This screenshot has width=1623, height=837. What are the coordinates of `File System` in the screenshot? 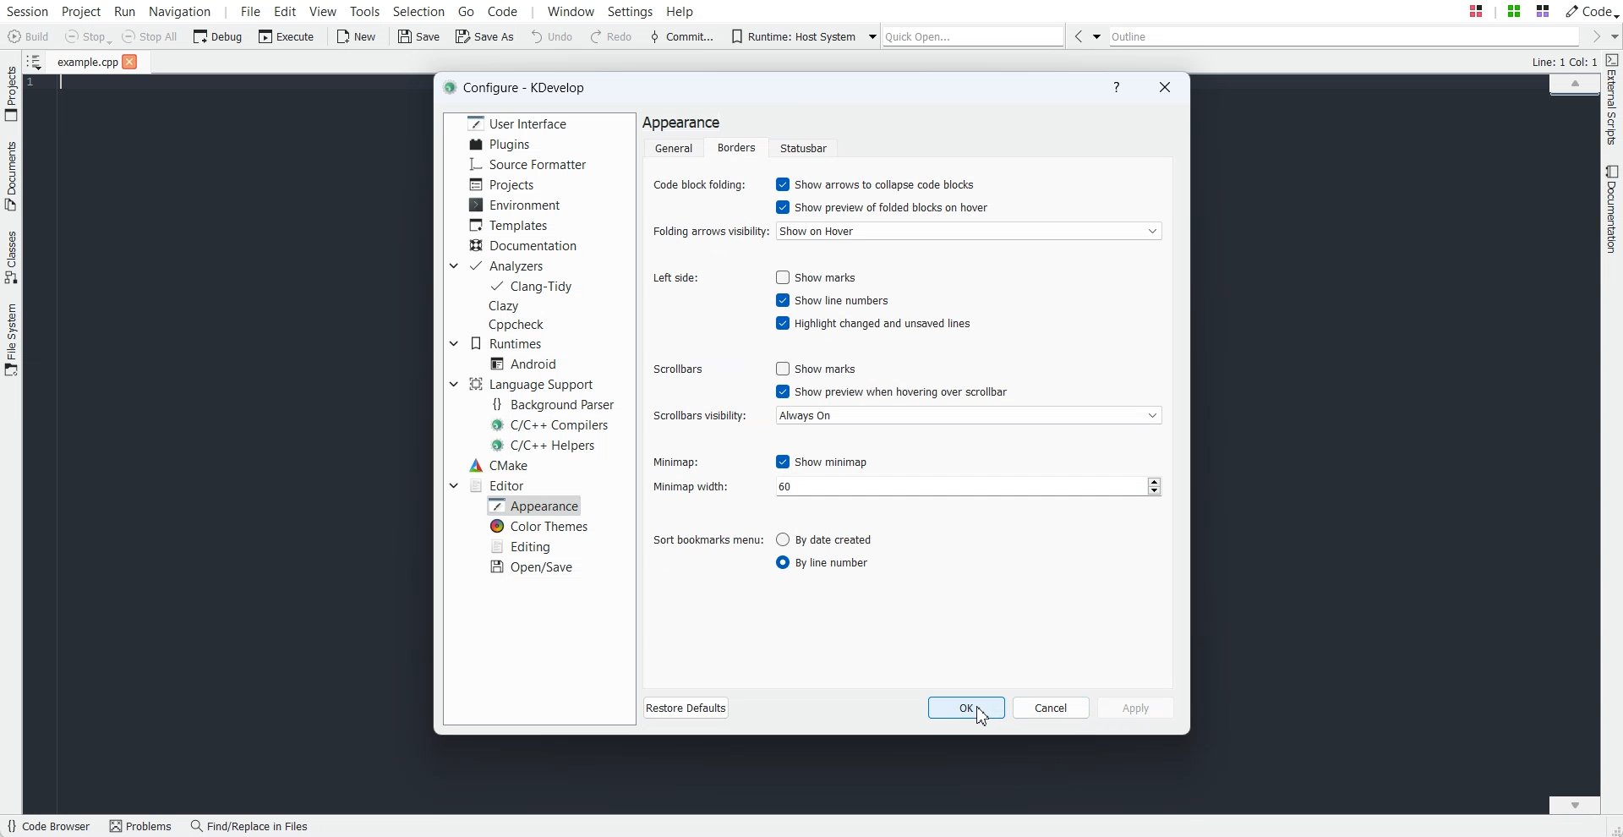 It's located at (11, 341).